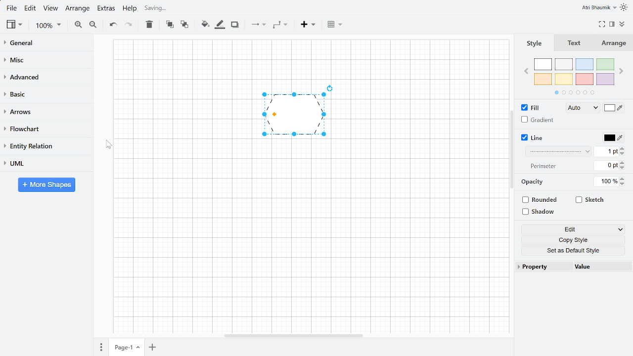 The height and width of the screenshot is (356, 633). What do you see at coordinates (45, 111) in the screenshot?
I see ` Arrows` at bounding box center [45, 111].